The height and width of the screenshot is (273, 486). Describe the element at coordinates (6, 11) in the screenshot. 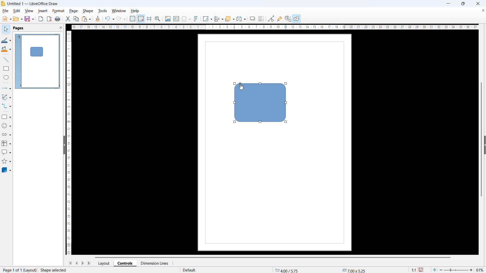

I see `File ` at that location.